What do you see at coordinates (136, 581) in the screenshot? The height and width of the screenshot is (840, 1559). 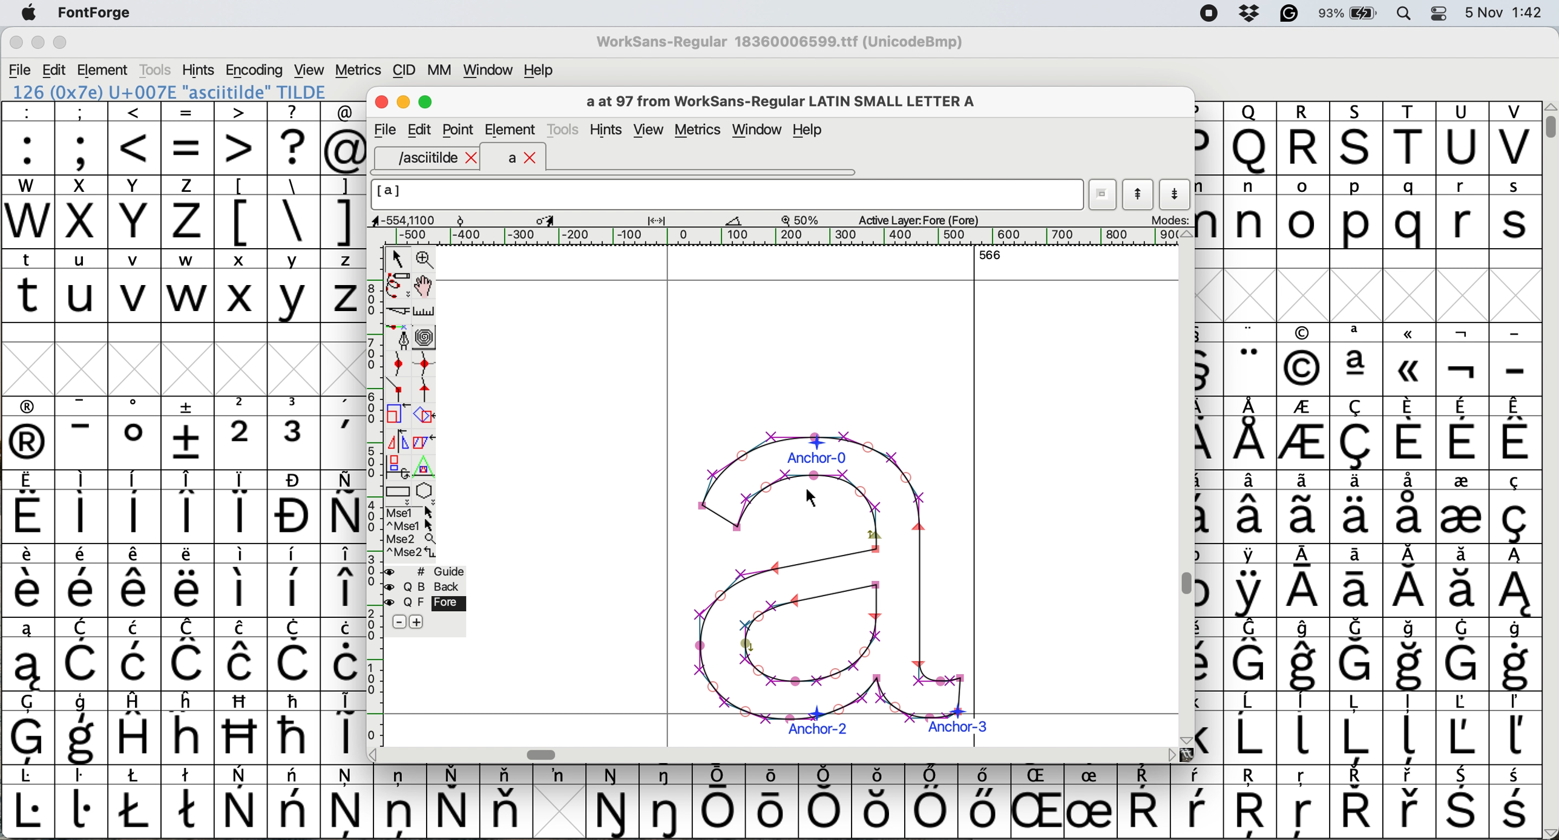 I see `symbol` at bounding box center [136, 581].